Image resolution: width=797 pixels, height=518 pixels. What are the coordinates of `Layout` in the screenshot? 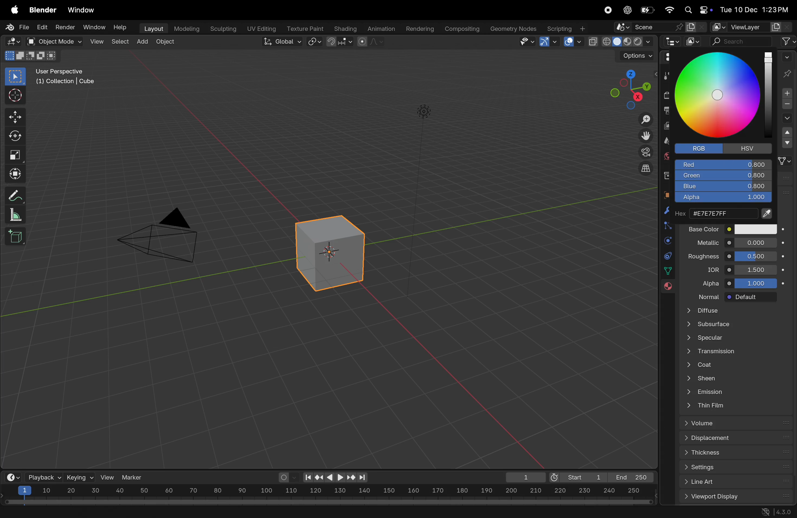 It's located at (152, 28).